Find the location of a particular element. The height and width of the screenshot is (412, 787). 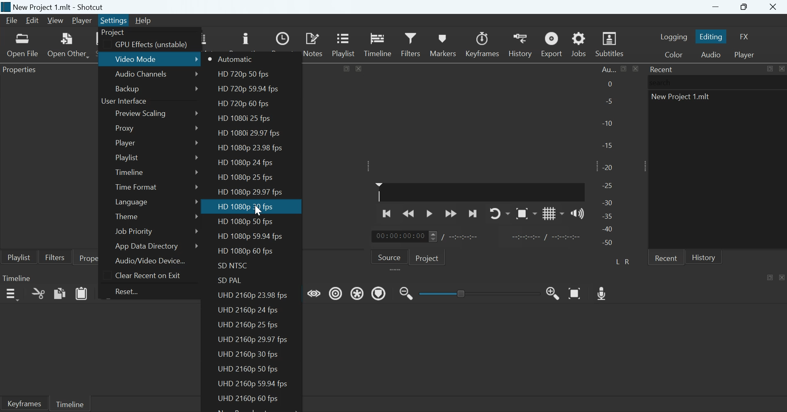

Switch to the Audio layout is located at coordinates (711, 54).